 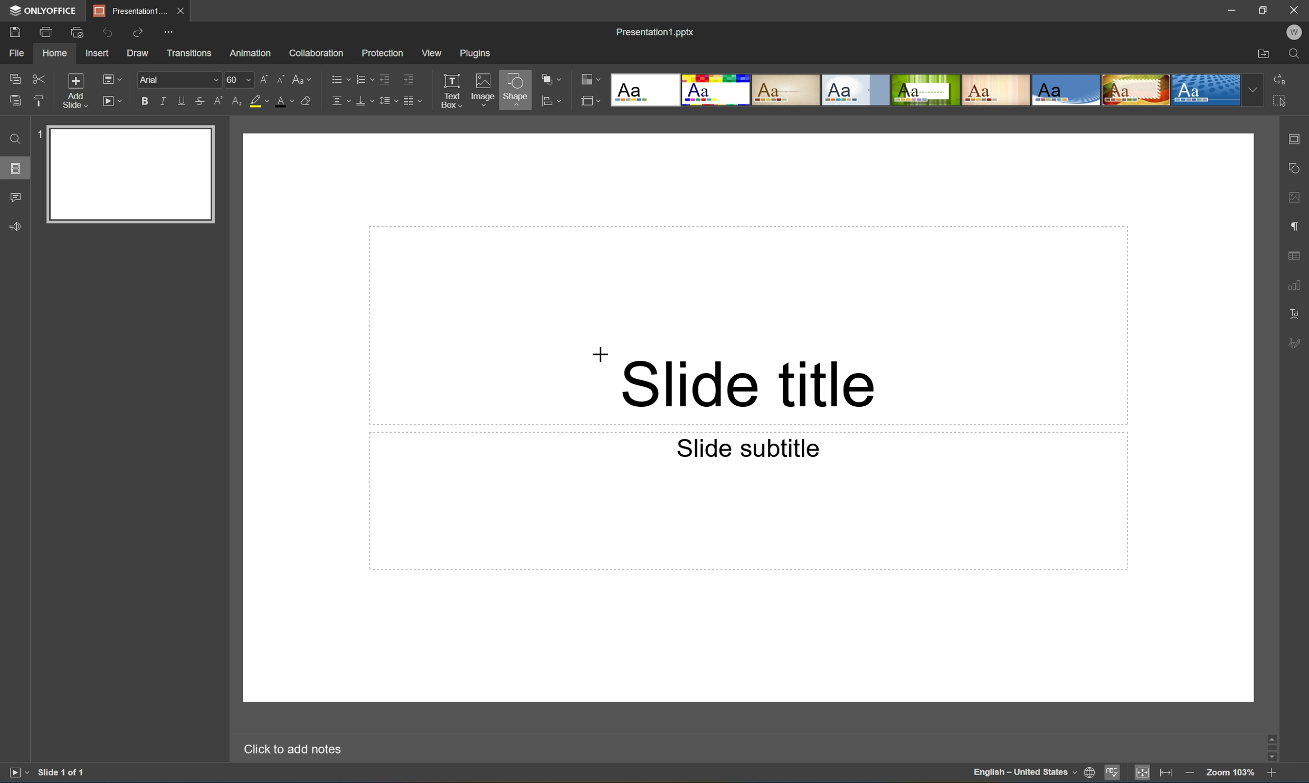 I want to click on English - United States, so click(x=1025, y=775).